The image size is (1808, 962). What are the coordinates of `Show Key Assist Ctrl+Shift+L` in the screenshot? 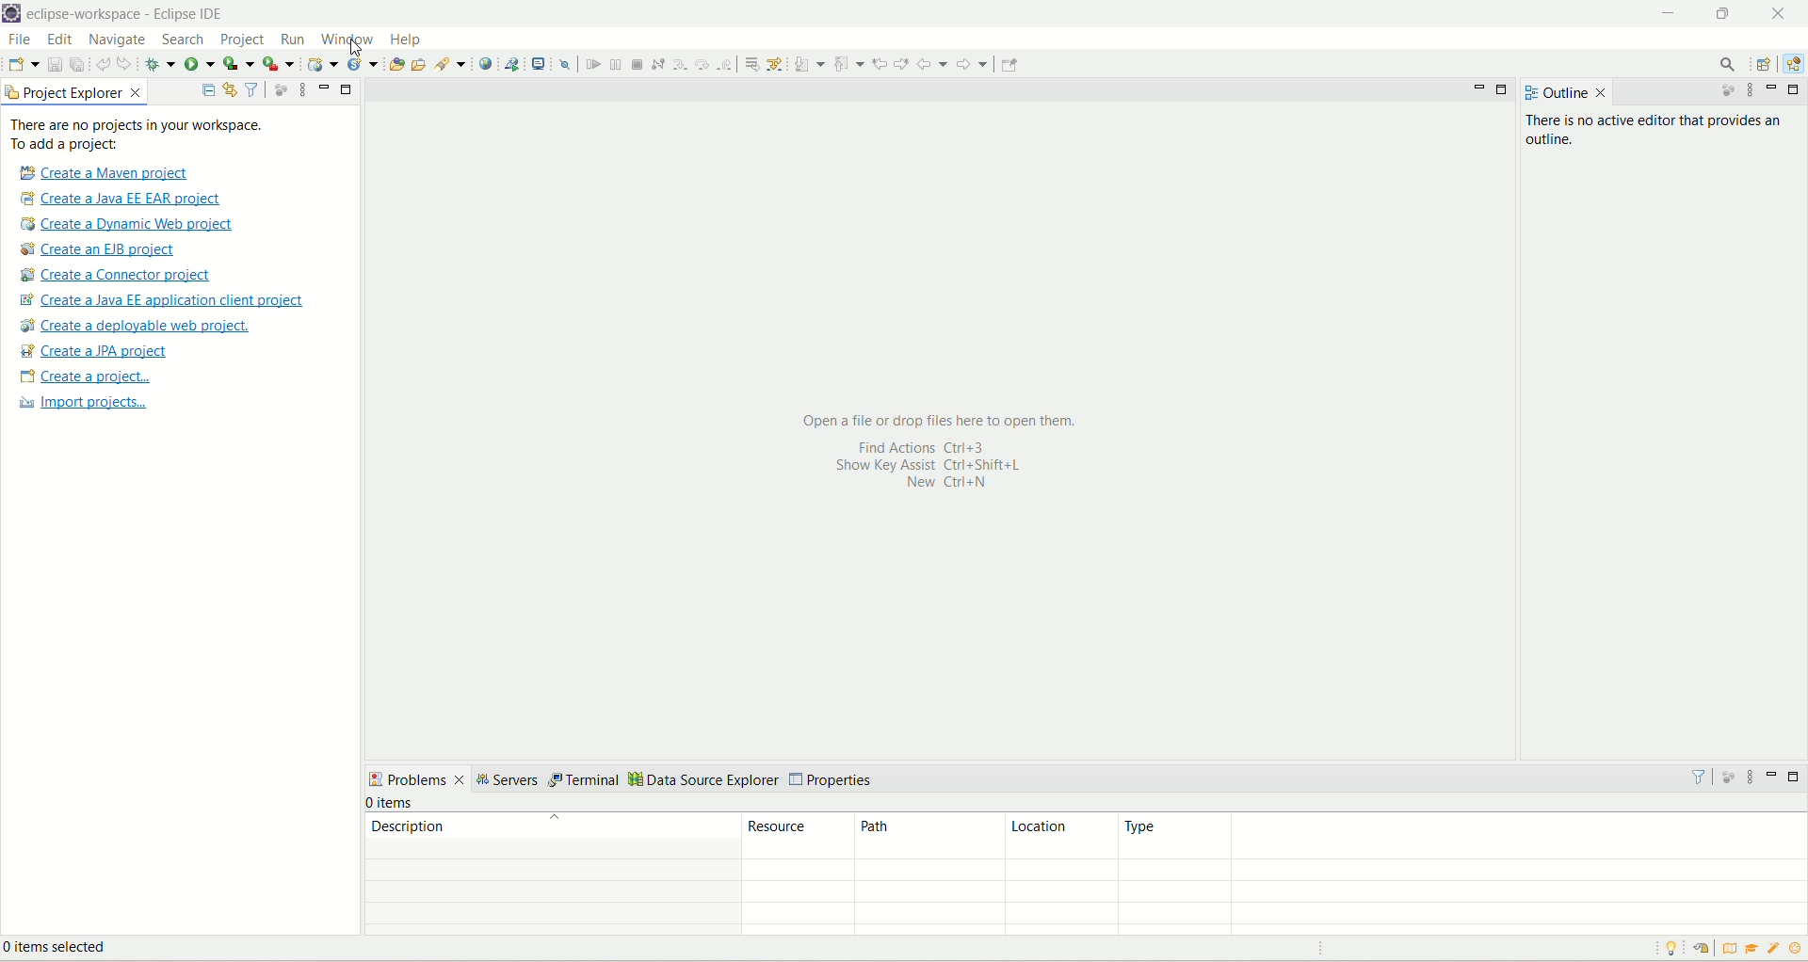 It's located at (948, 466).